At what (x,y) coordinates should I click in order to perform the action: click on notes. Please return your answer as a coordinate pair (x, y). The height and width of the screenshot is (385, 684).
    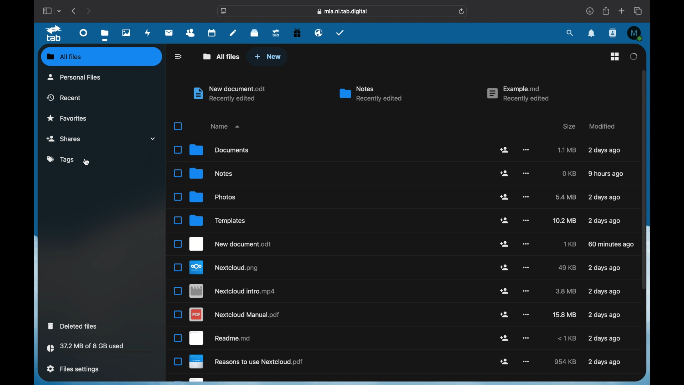
    Looking at the image, I should click on (211, 173).